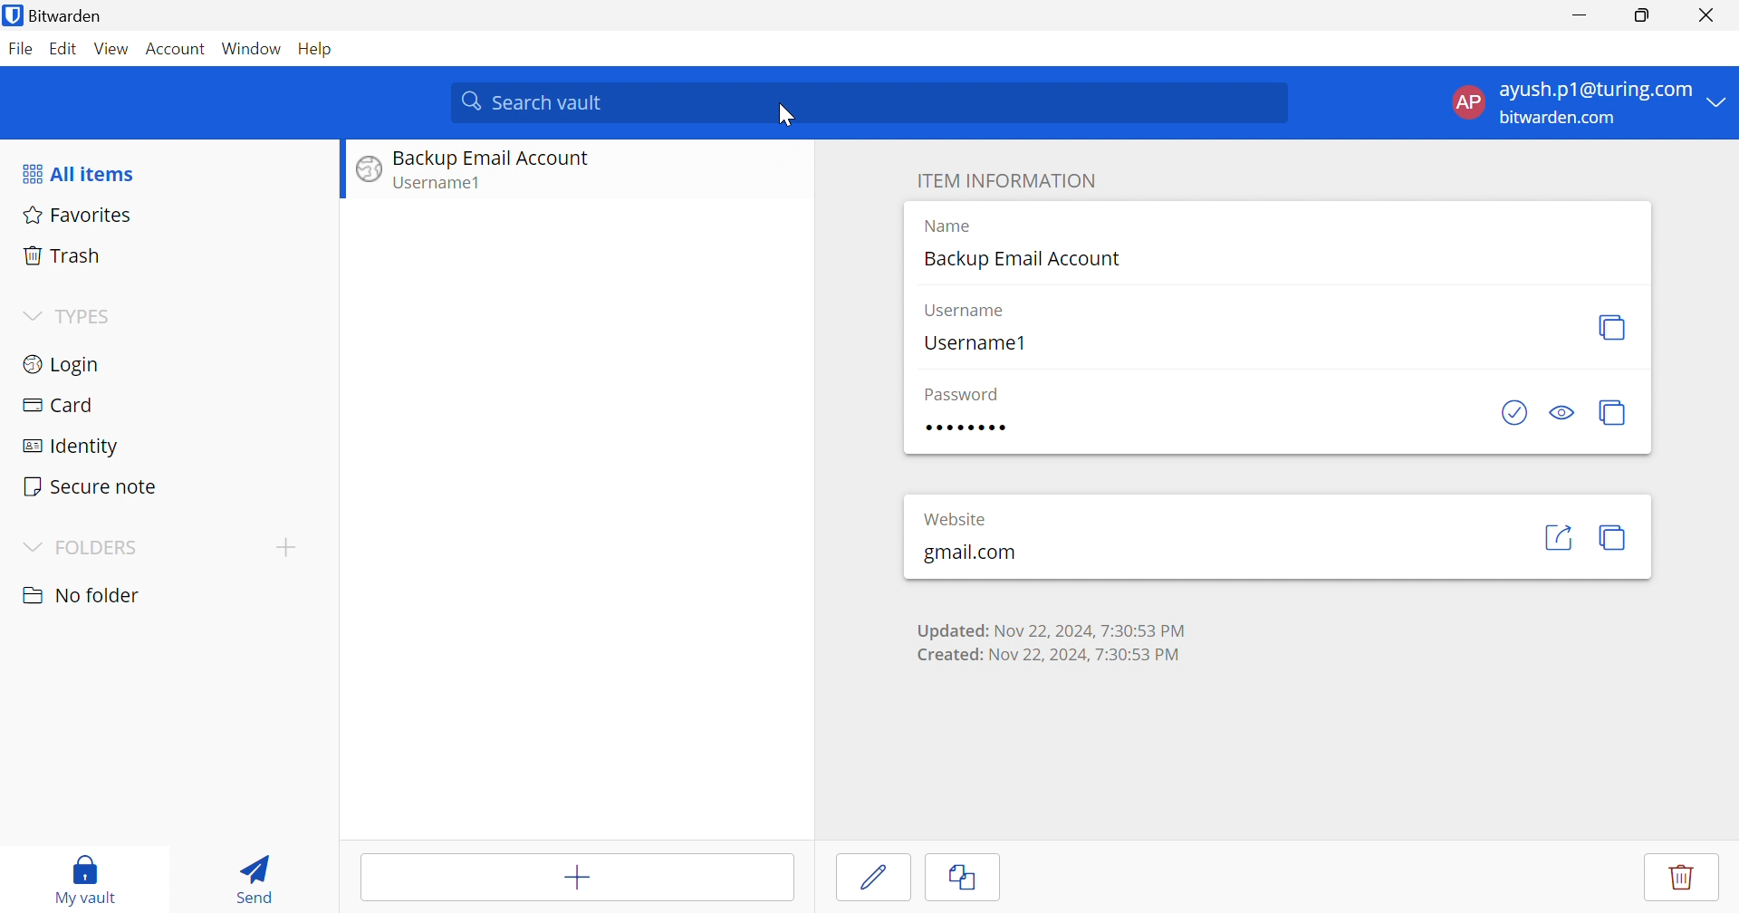 Image resolution: width=1739 pixels, height=913 pixels. Describe the element at coordinates (783, 115) in the screenshot. I see `Cursor` at that location.